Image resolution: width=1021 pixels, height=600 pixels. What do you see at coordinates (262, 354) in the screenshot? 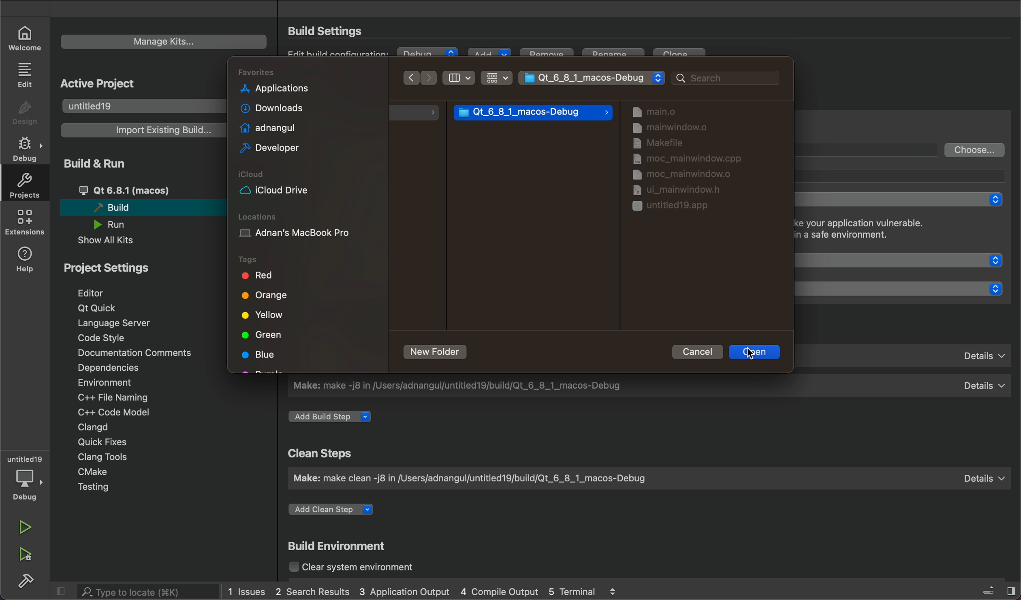
I see `blue` at bounding box center [262, 354].